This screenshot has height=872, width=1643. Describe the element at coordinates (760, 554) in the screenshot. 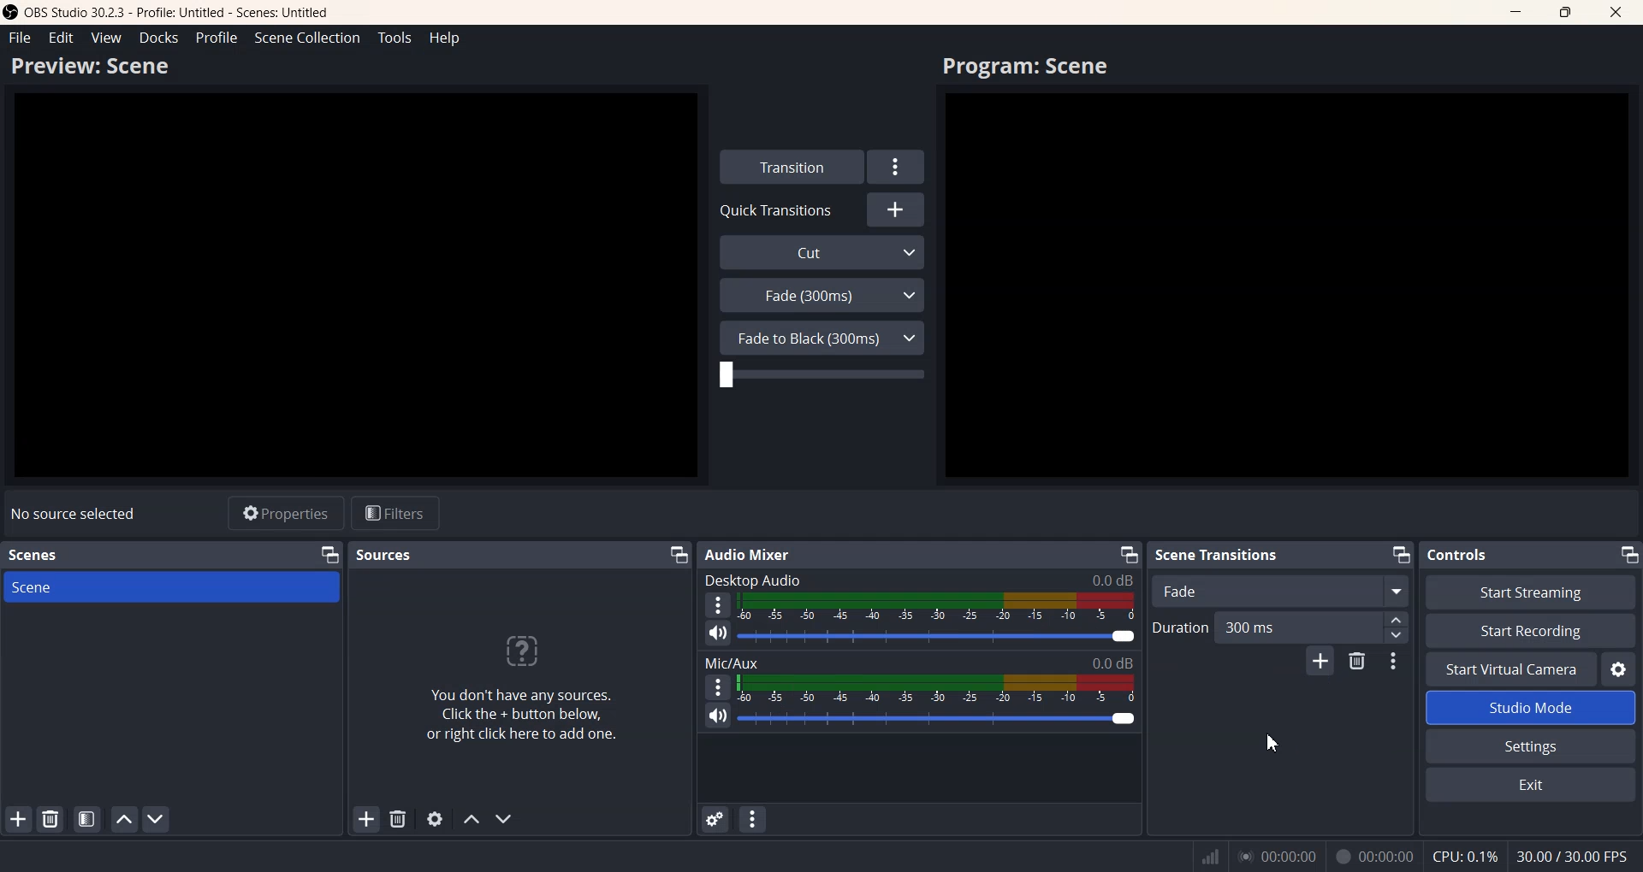

I see `Audio Mixer` at that location.